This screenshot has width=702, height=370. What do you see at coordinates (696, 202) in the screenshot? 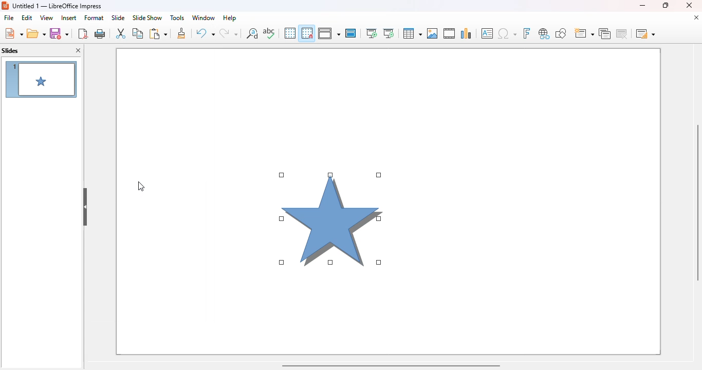
I see `vertical scroll bar` at bounding box center [696, 202].